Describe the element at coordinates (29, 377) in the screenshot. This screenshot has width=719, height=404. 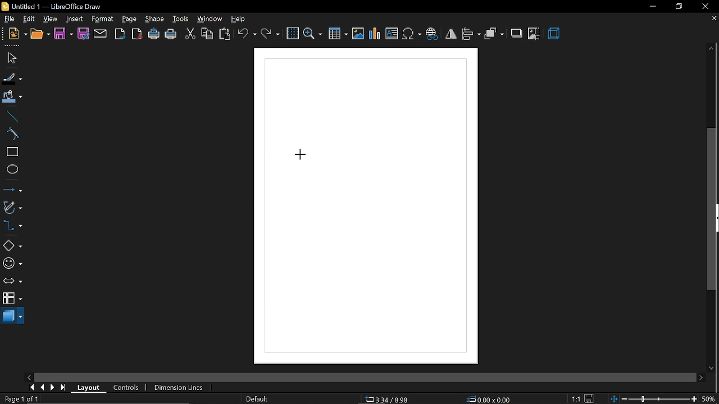
I see `move left` at that location.